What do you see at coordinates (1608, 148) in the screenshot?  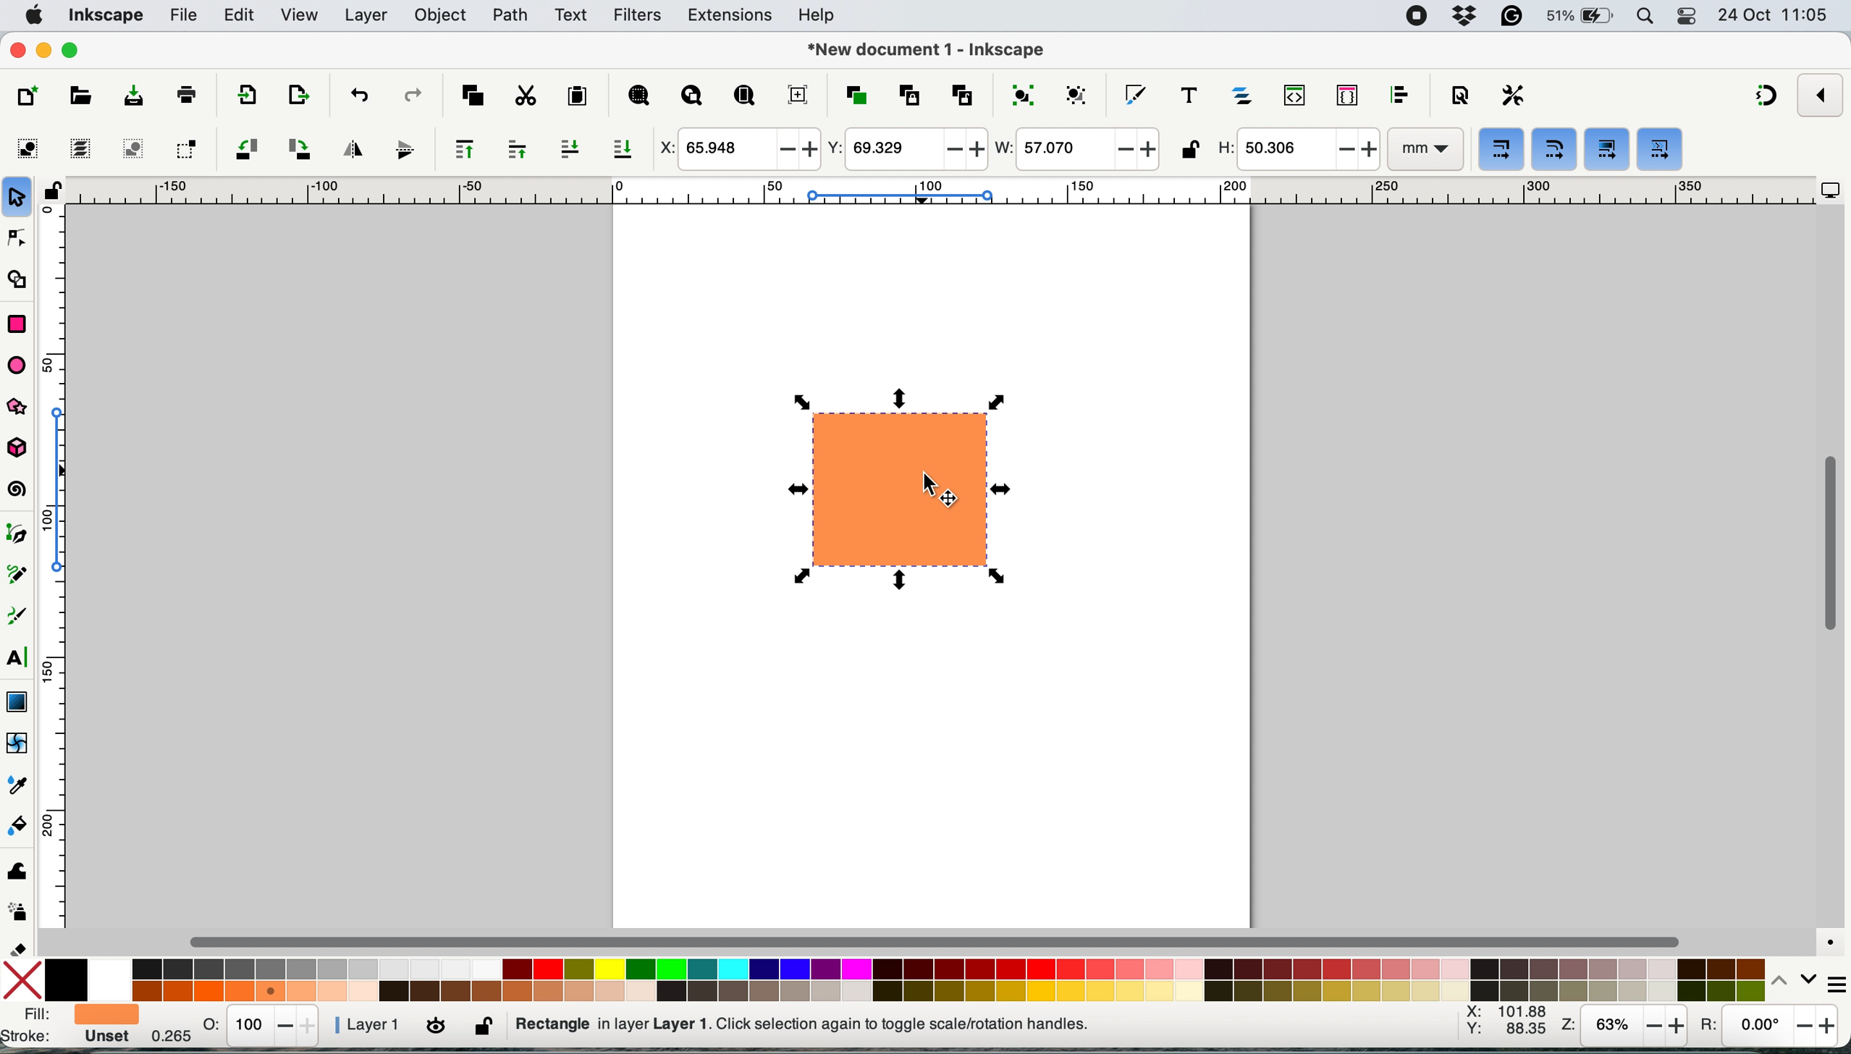 I see `move gradients` at bounding box center [1608, 148].